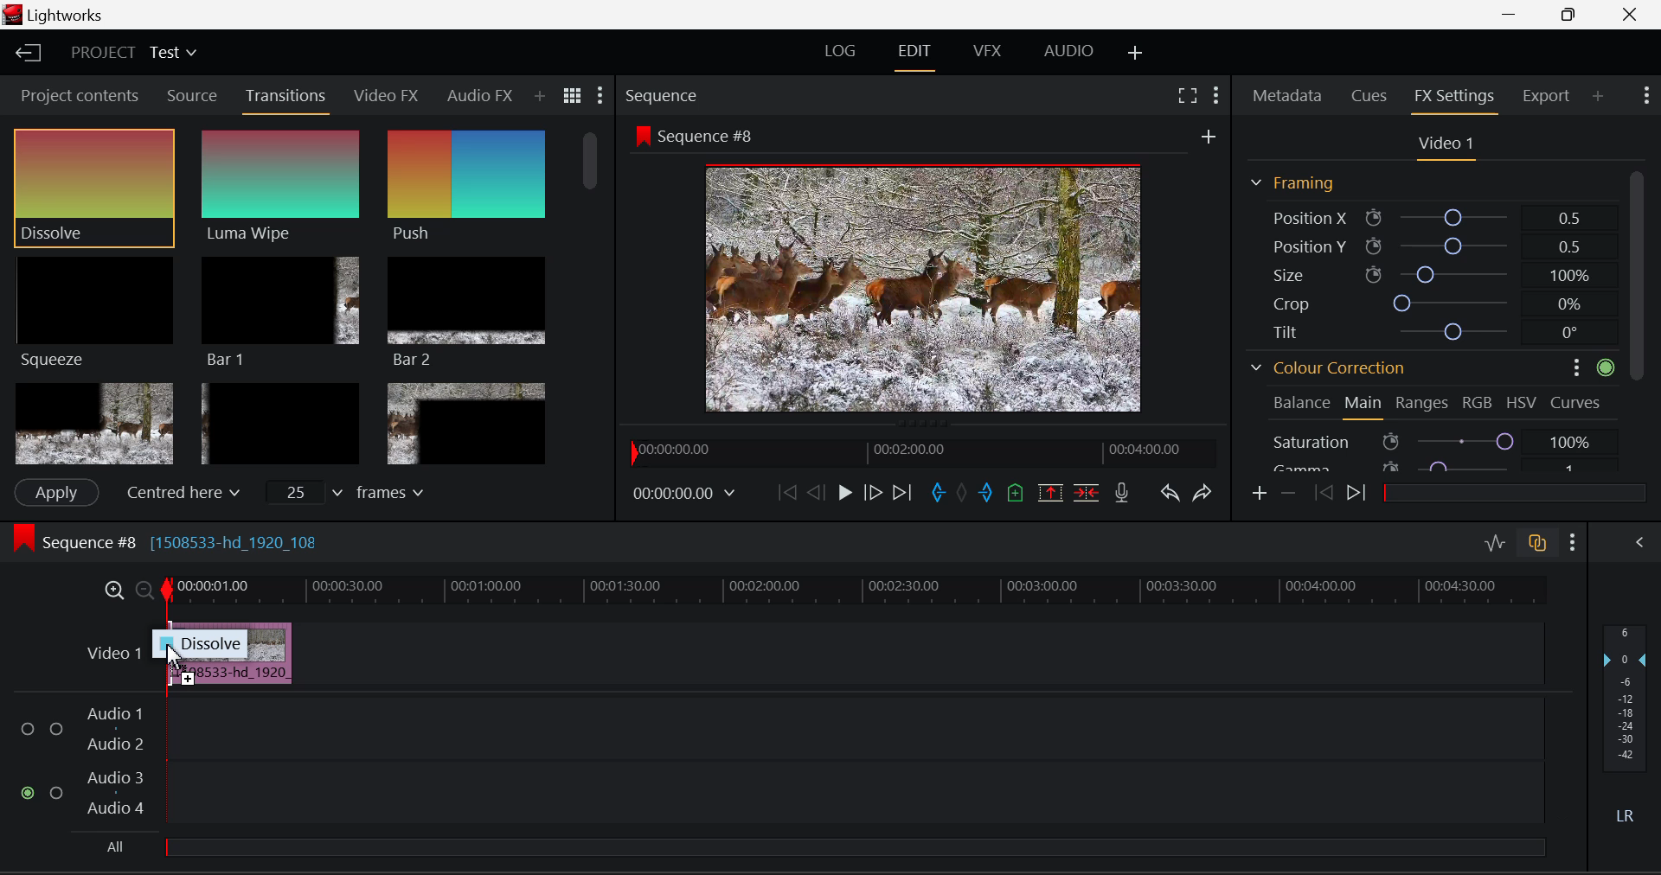 Image resolution: width=1661 pixels, height=875 pixels. Describe the element at coordinates (492, 94) in the screenshot. I see `Next Panel` at that location.